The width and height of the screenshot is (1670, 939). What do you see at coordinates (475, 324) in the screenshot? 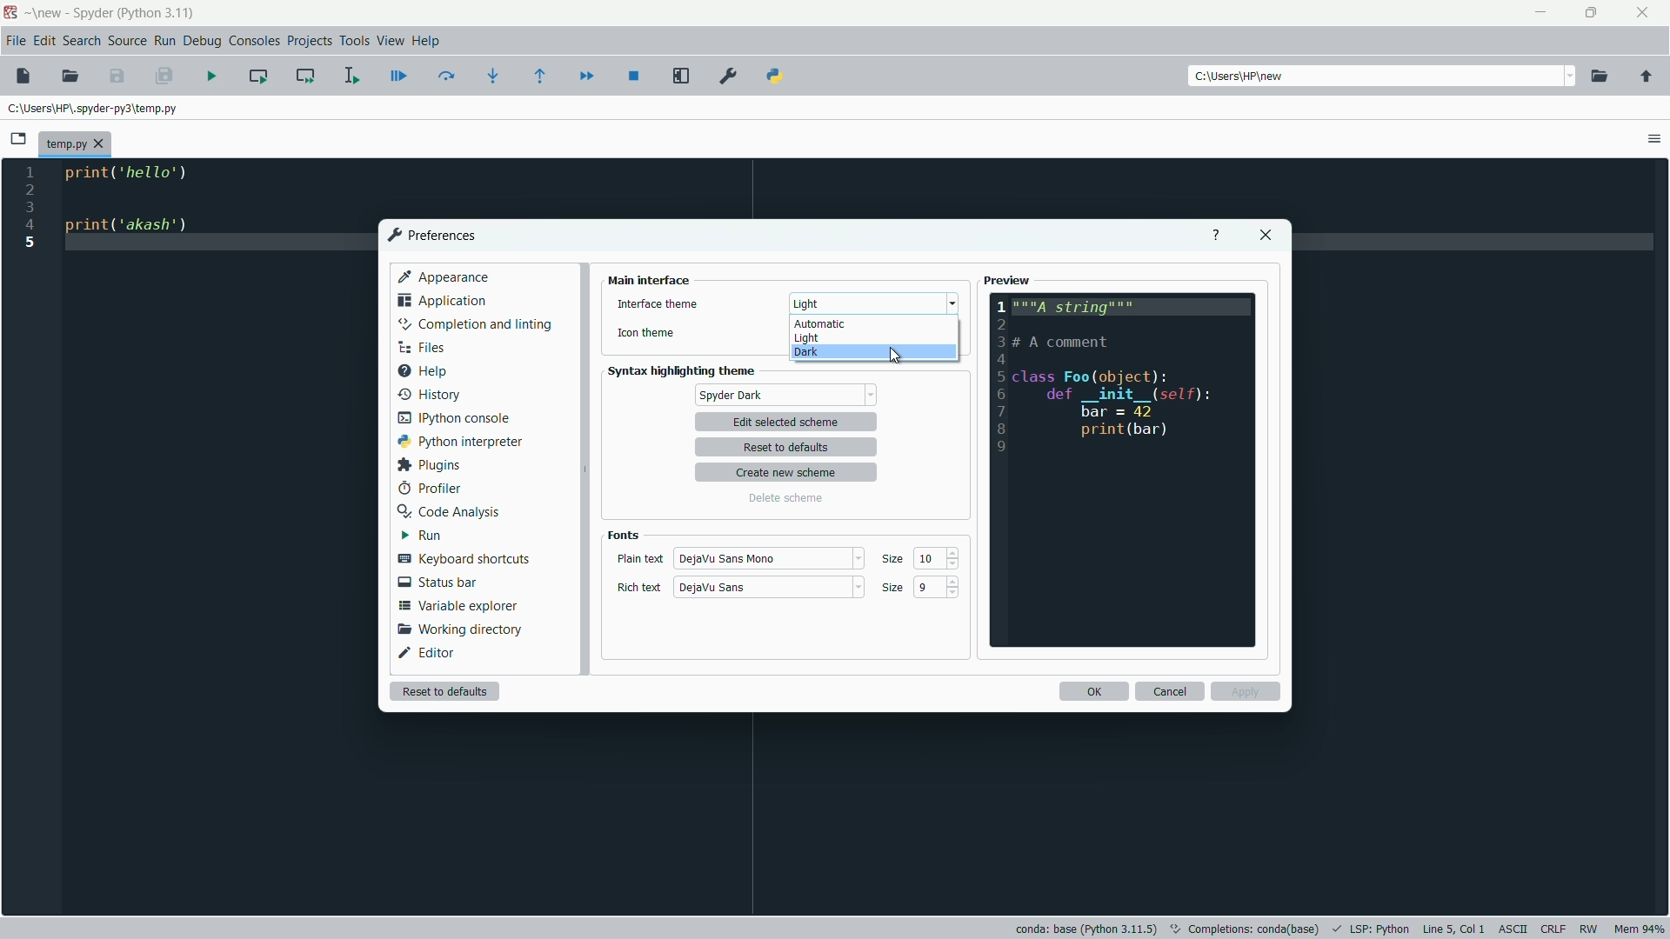
I see `completion and linting` at bounding box center [475, 324].